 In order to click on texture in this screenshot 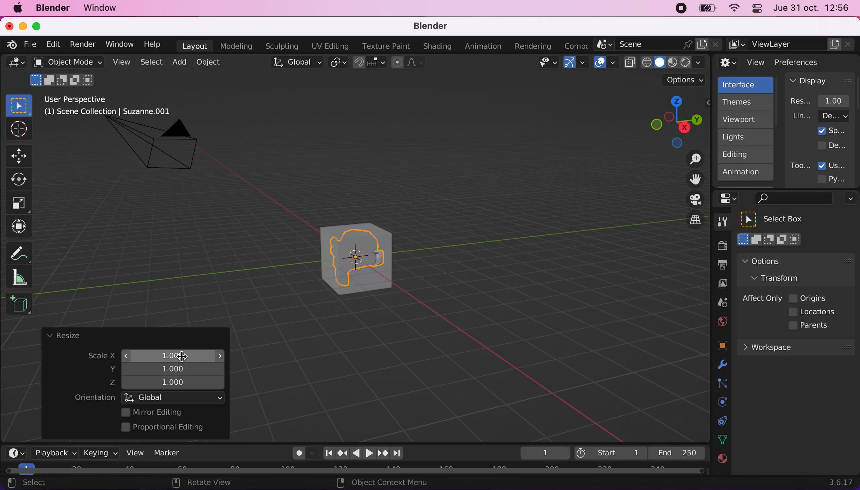, I will do `click(721, 462)`.